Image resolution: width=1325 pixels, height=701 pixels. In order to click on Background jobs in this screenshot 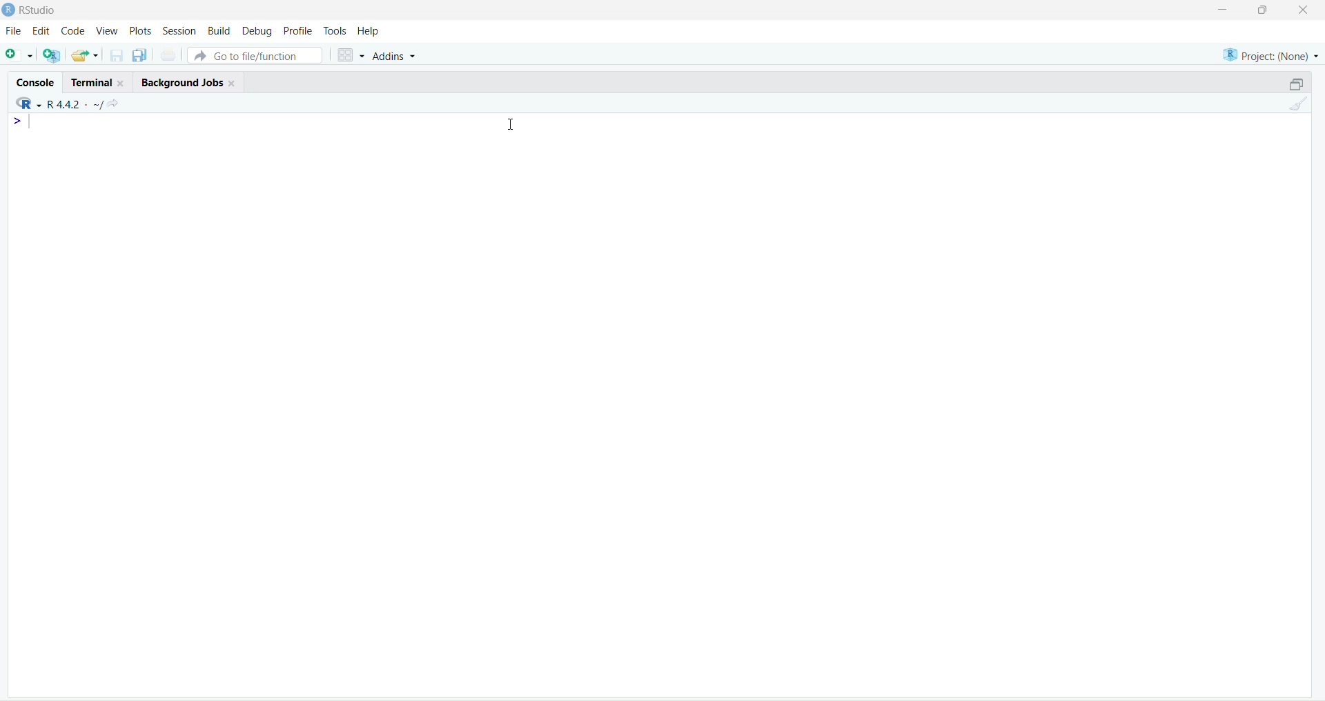, I will do `click(182, 83)`.